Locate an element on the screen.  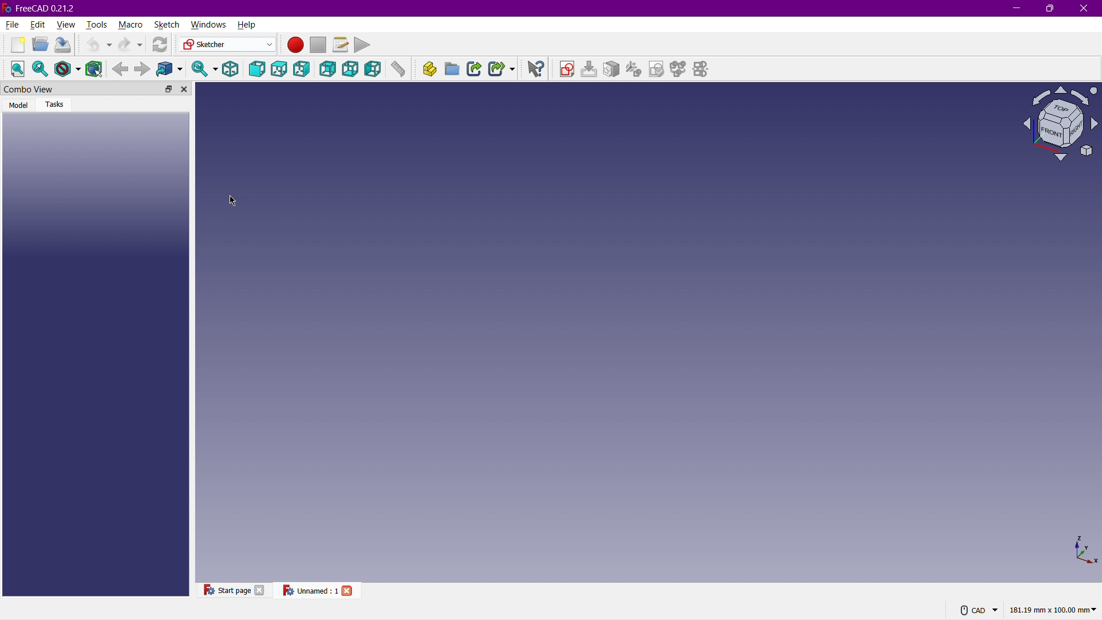
Validate sketch is located at coordinates (657, 71).